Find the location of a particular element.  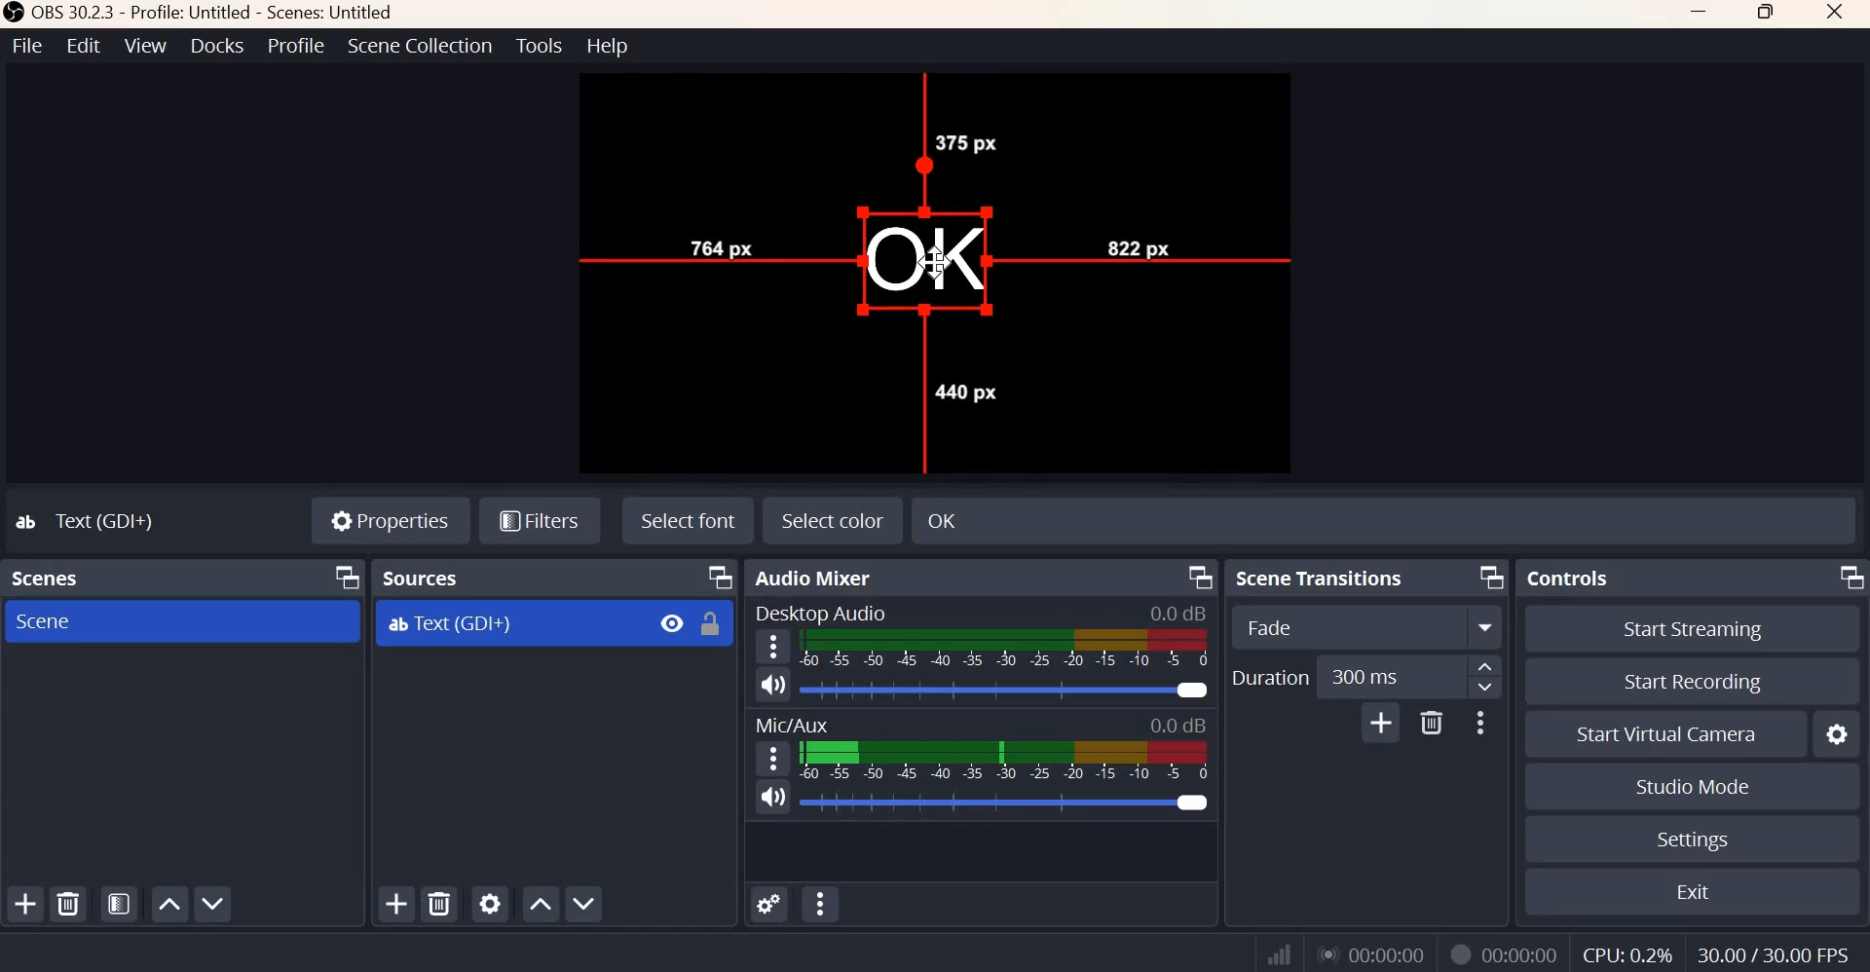

Dock Options icon is located at coordinates (343, 577).